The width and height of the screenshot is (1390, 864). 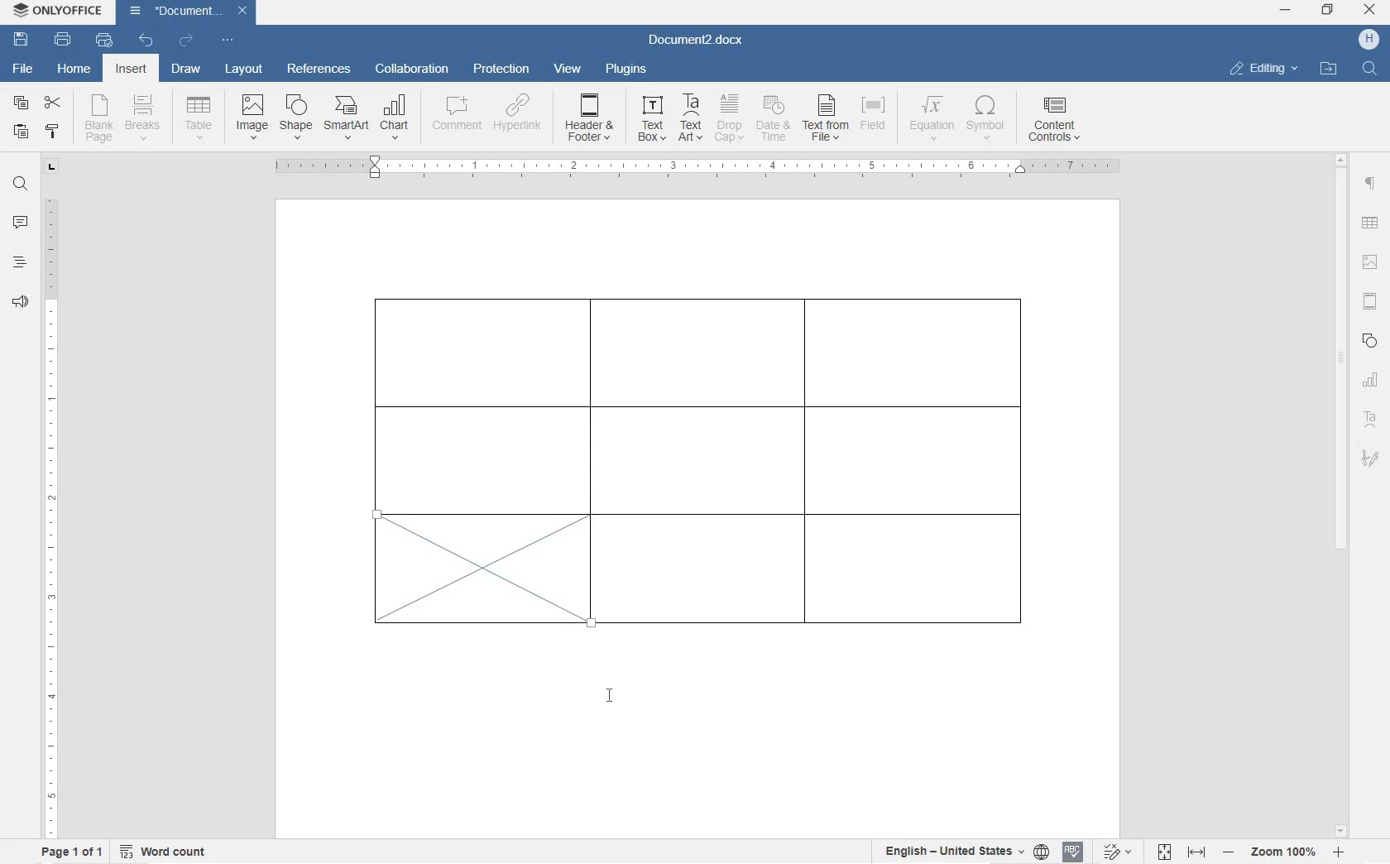 I want to click on layout, so click(x=245, y=70).